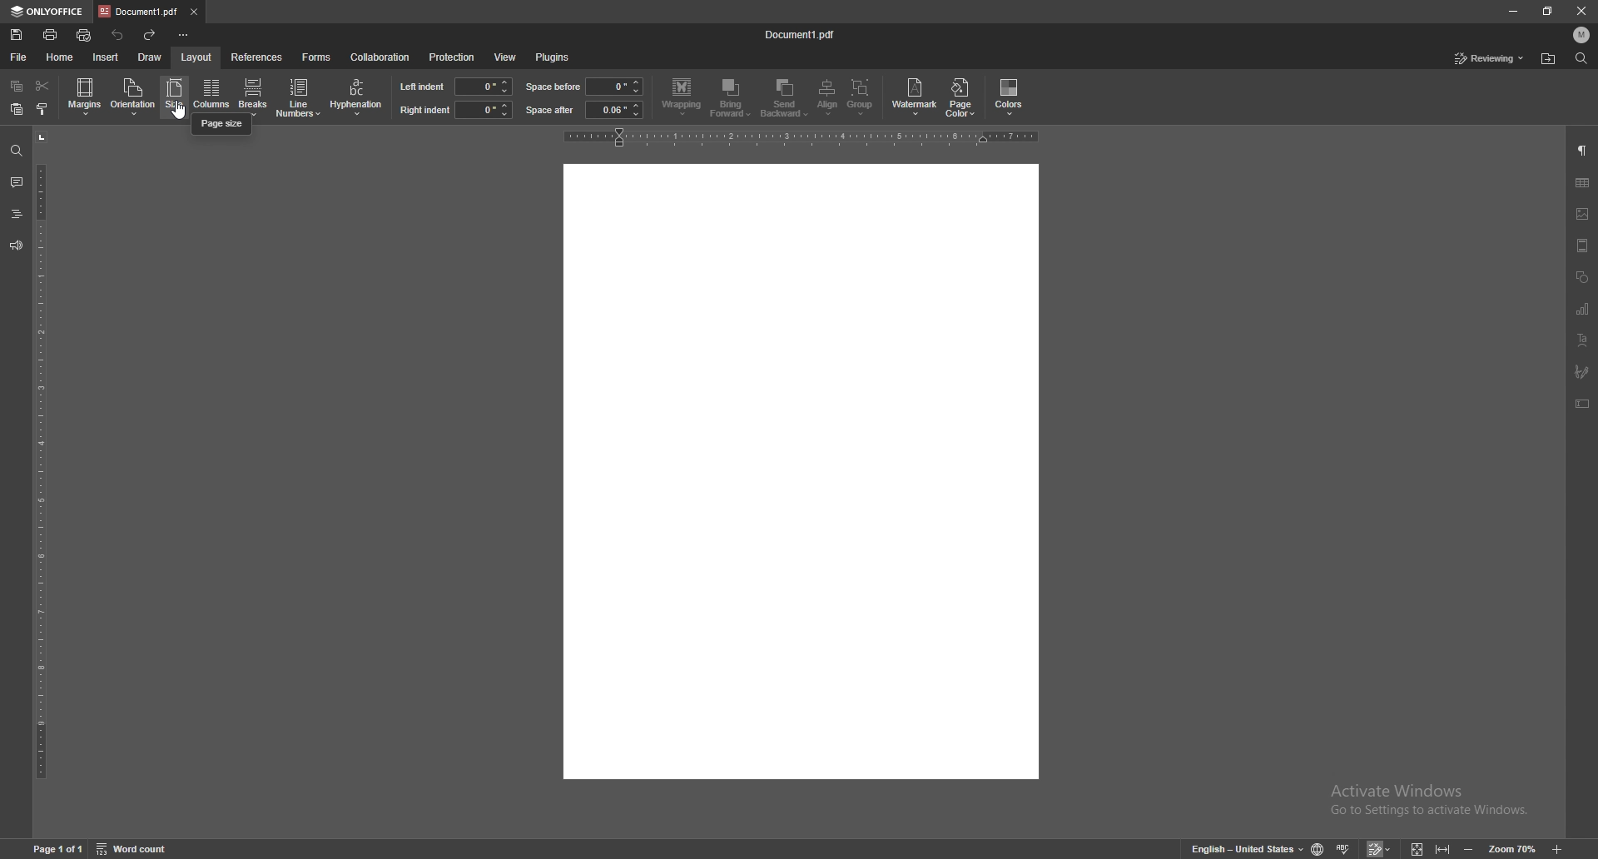 This screenshot has height=859, width=1598. Describe the element at coordinates (17, 109) in the screenshot. I see `paste` at that location.